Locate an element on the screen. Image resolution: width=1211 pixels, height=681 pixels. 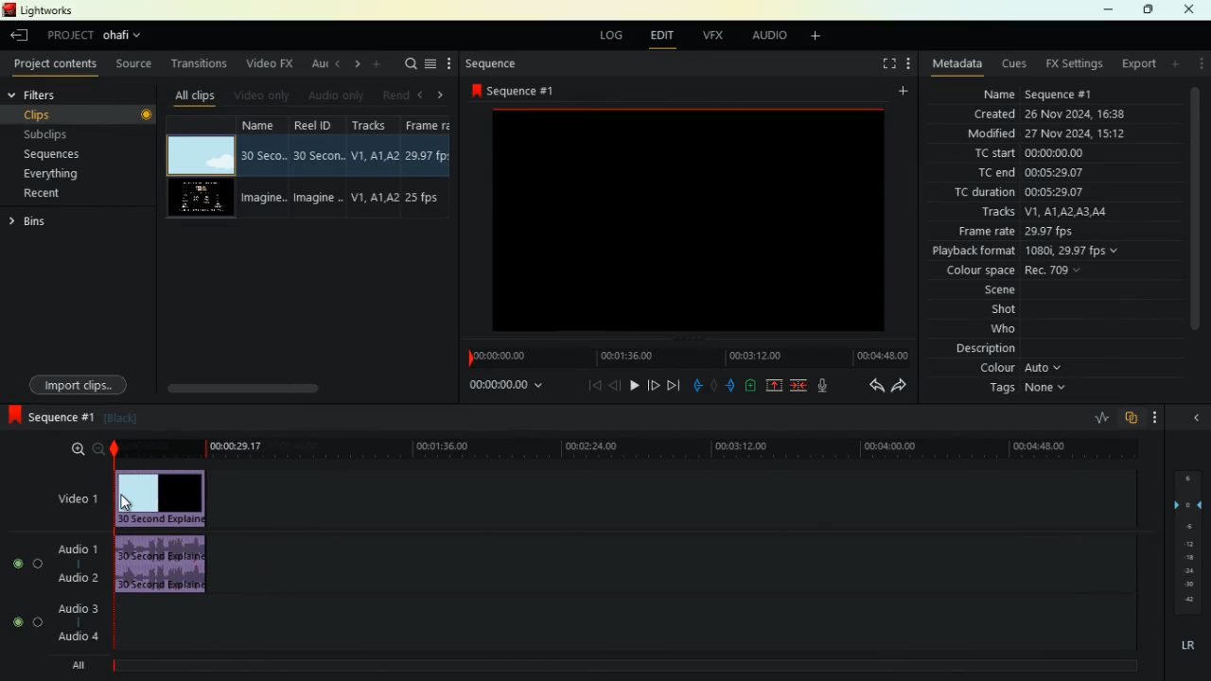
on is located at coordinates (25, 622).